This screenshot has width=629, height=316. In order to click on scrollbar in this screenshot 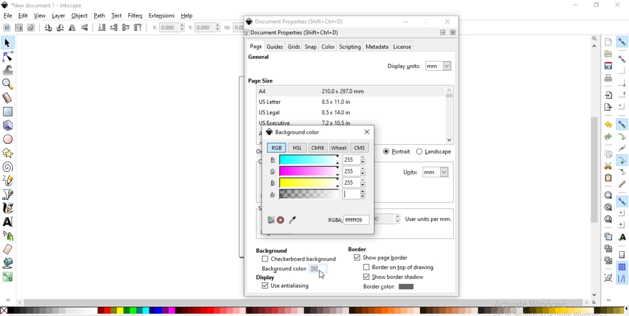, I will do `click(595, 195)`.